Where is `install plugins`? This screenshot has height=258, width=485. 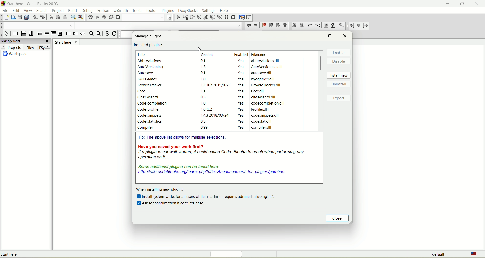
install plugins is located at coordinates (149, 45).